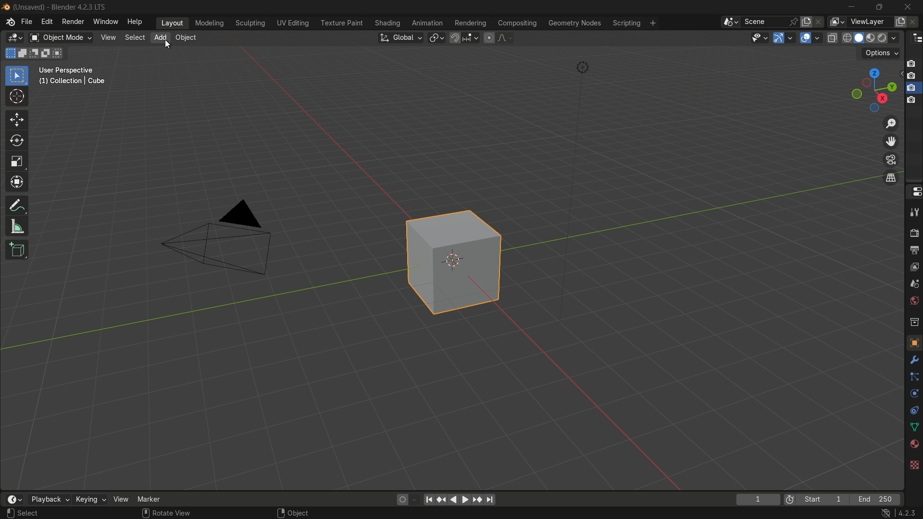 The width and height of the screenshot is (923, 519). Describe the element at coordinates (48, 53) in the screenshot. I see `invert existing selection` at that location.